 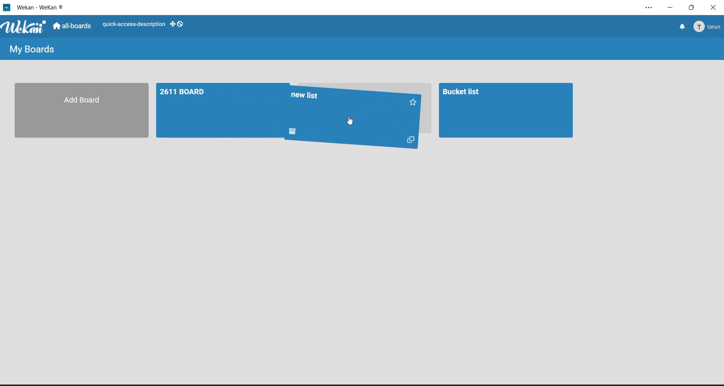 What do you see at coordinates (74, 27) in the screenshot?
I see `all boards` at bounding box center [74, 27].